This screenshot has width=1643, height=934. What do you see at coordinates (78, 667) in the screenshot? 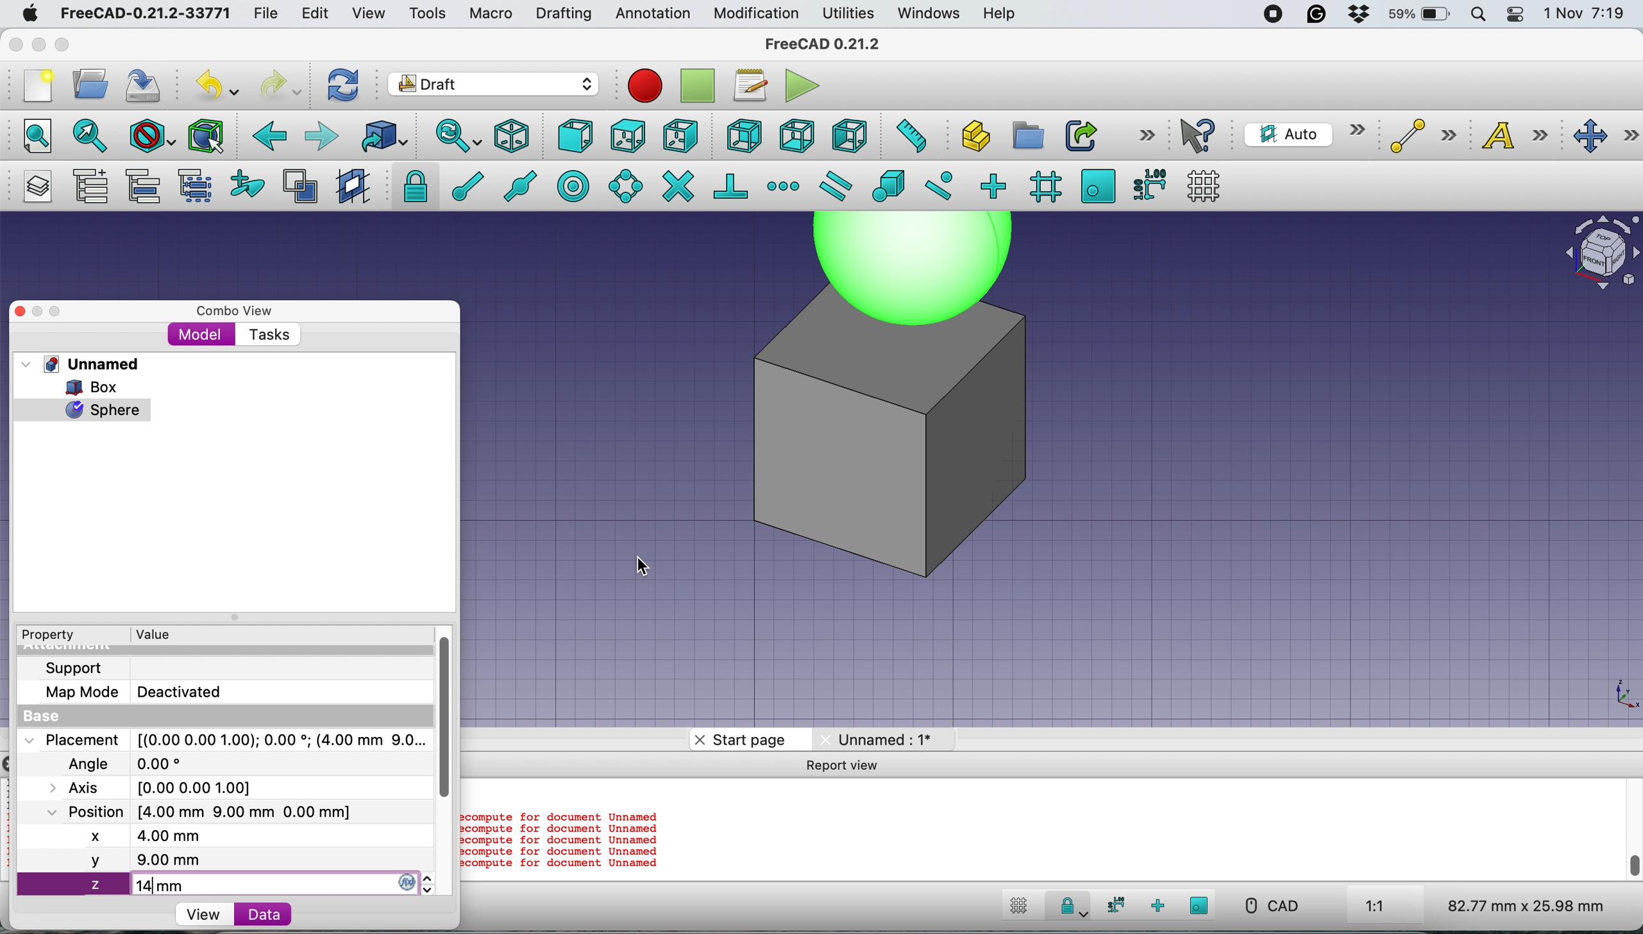
I see `support` at bounding box center [78, 667].